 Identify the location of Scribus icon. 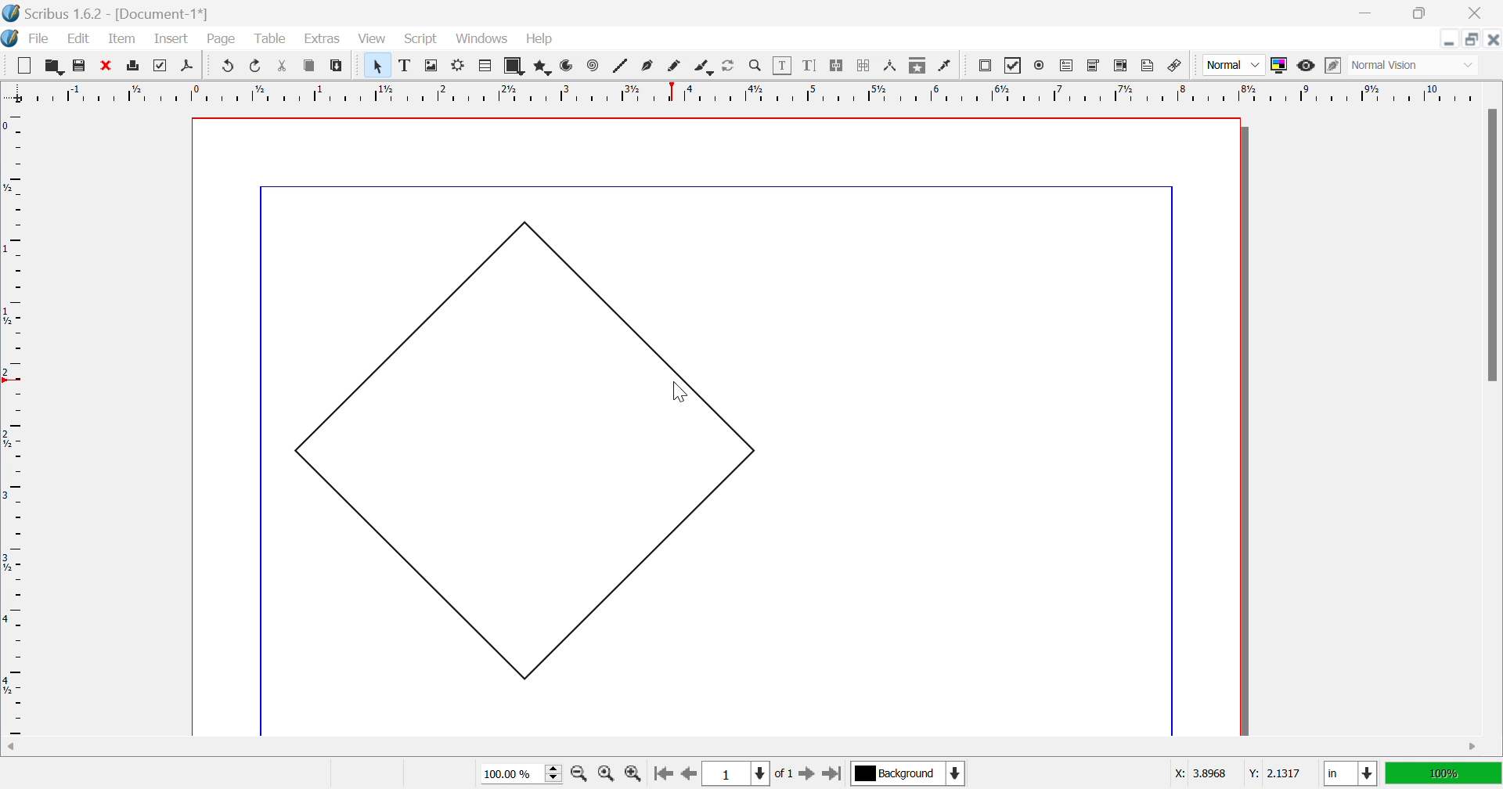
(9, 38).